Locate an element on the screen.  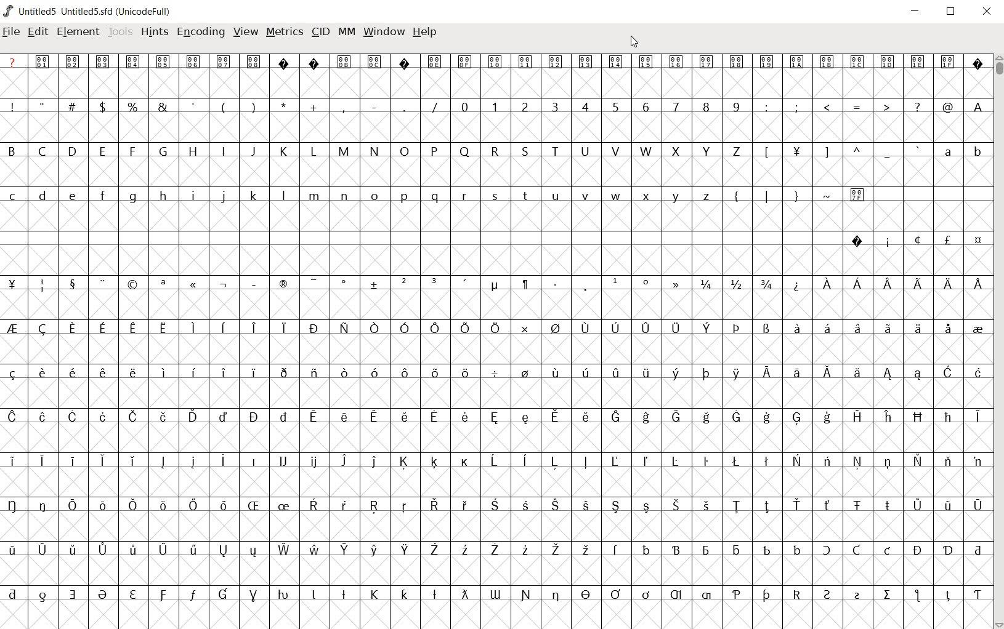
Untitled5 Untitled5.sfd (UnicodeFull) is located at coordinates (96, 13).